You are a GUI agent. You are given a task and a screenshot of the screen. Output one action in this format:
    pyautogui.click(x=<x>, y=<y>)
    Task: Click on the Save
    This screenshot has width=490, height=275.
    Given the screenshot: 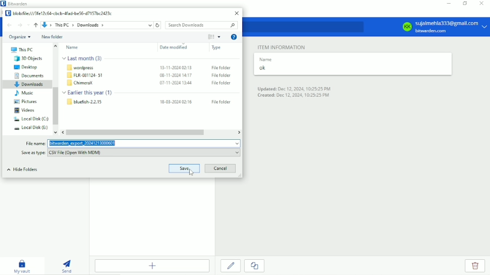 What is the action you would take?
    pyautogui.click(x=184, y=168)
    